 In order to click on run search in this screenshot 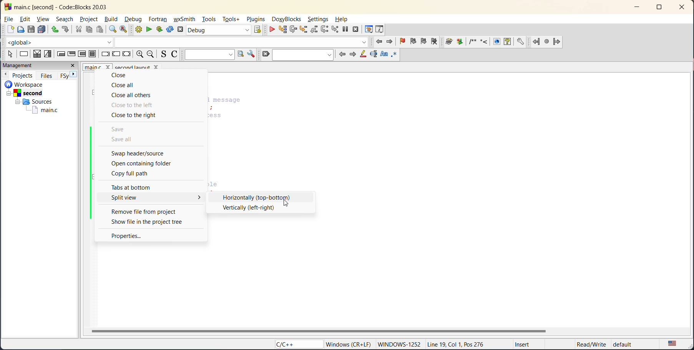, I will do `click(240, 54)`.